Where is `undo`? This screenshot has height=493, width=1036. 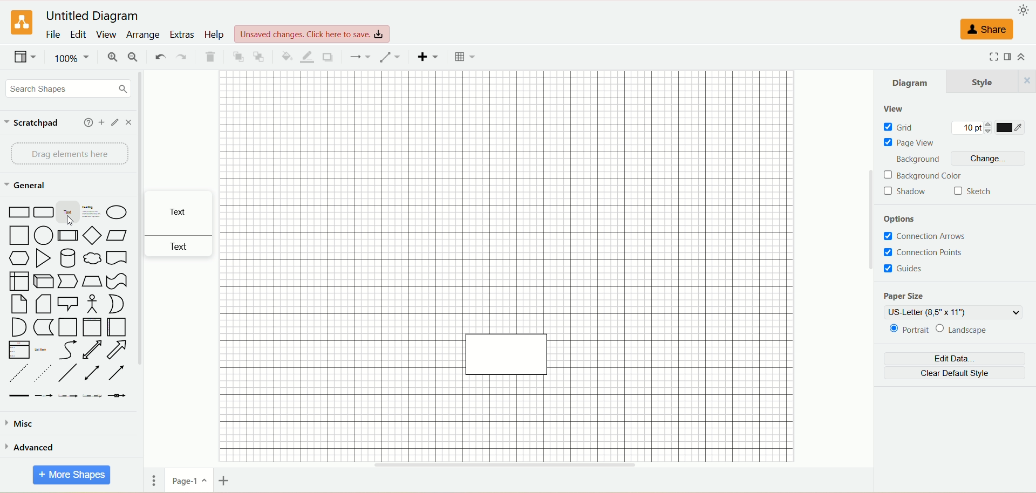 undo is located at coordinates (160, 56).